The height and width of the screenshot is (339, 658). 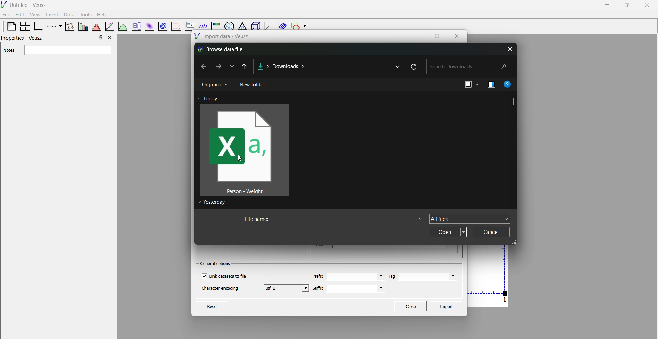 I want to click on File name, so click(x=330, y=219).